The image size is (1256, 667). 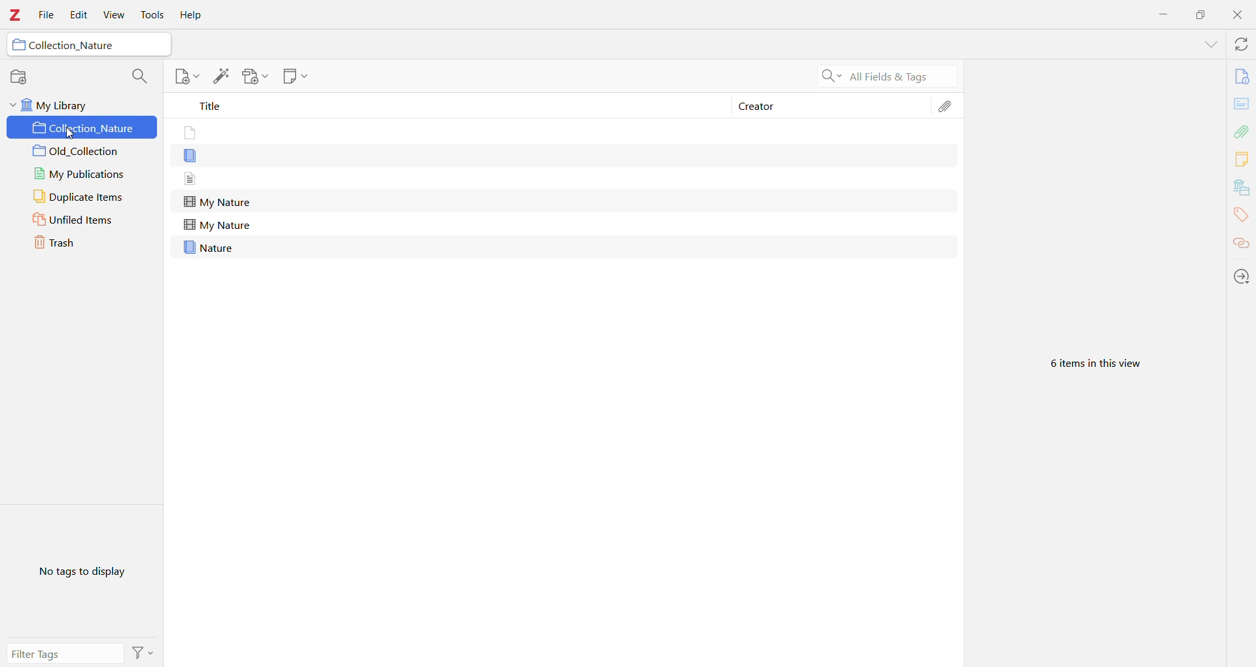 I want to click on Without title file, so click(x=196, y=133).